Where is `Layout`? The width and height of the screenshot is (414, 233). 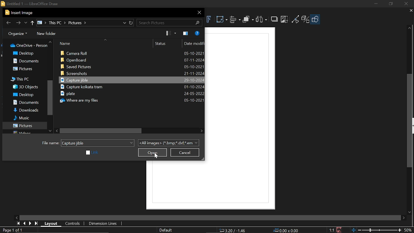 Layout is located at coordinates (51, 223).